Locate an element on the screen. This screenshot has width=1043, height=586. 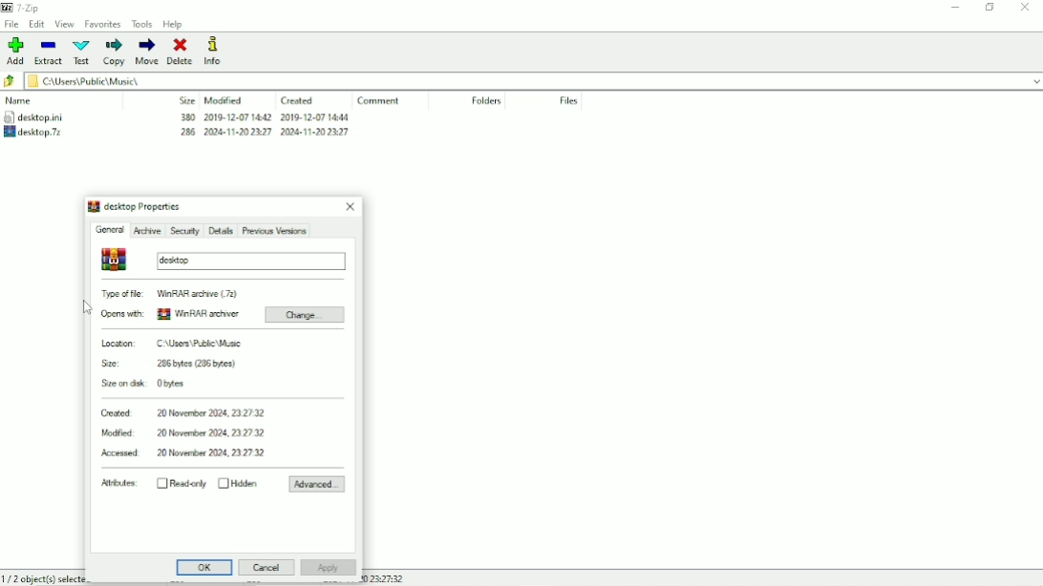
modified date & time is located at coordinates (239, 132).